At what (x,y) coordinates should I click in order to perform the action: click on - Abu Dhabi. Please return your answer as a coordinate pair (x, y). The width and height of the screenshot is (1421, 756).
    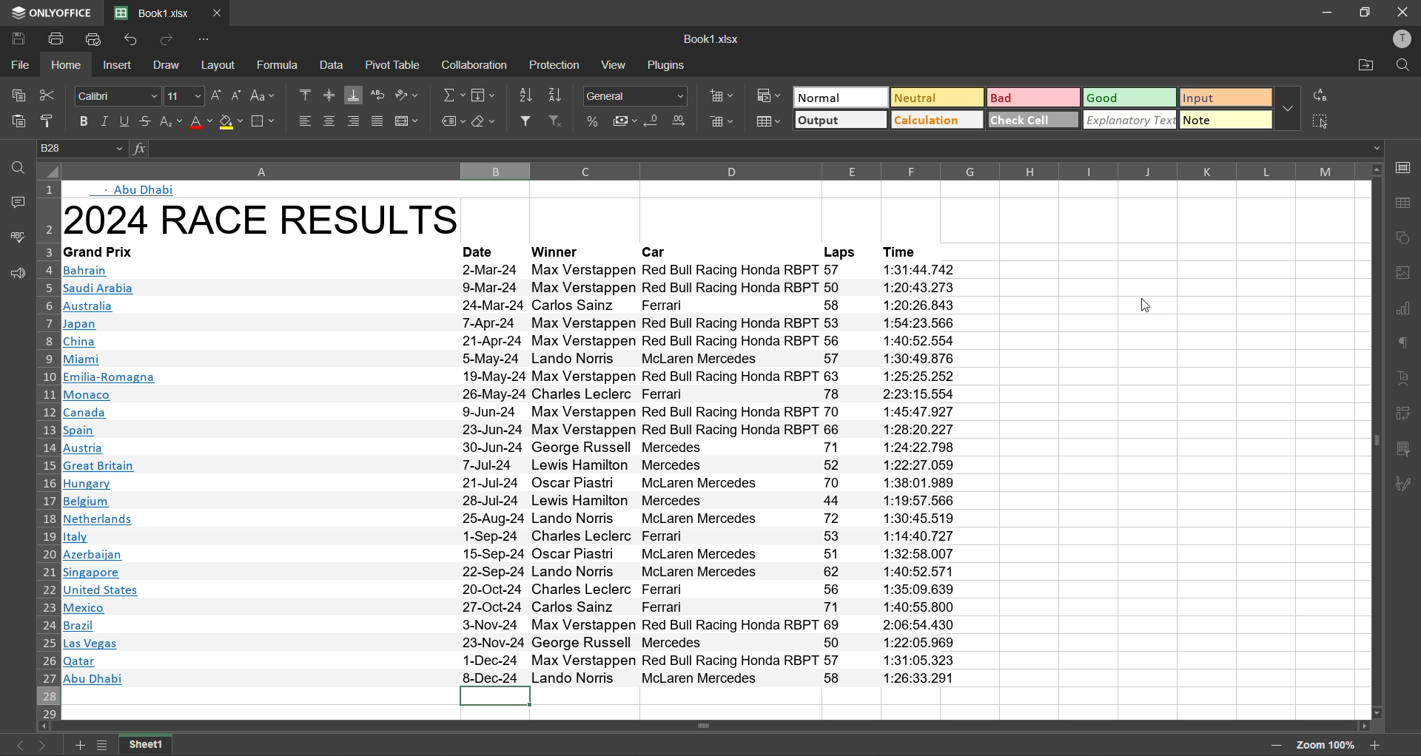
    Looking at the image, I should click on (146, 189).